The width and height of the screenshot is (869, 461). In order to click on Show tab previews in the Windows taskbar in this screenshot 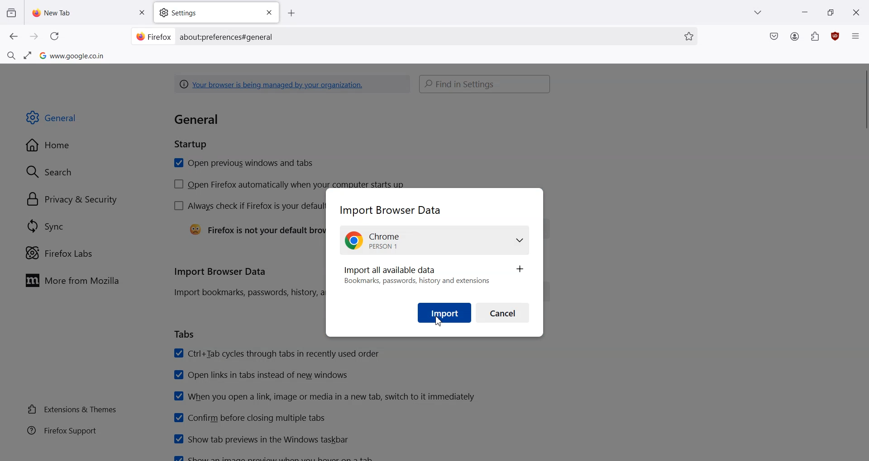, I will do `click(260, 438)`.